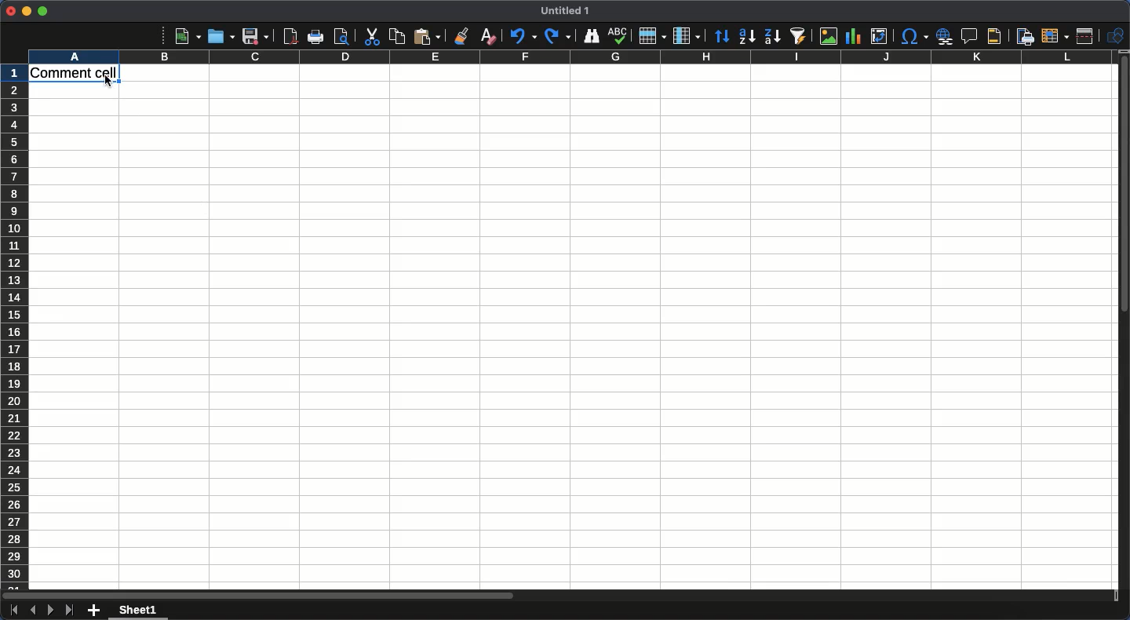 This screenshot has height=620, width=1130. What do you see at coordinates (1117, 35) in the screenshot?
I see `Shapes` at bounding box center [1117, 35].